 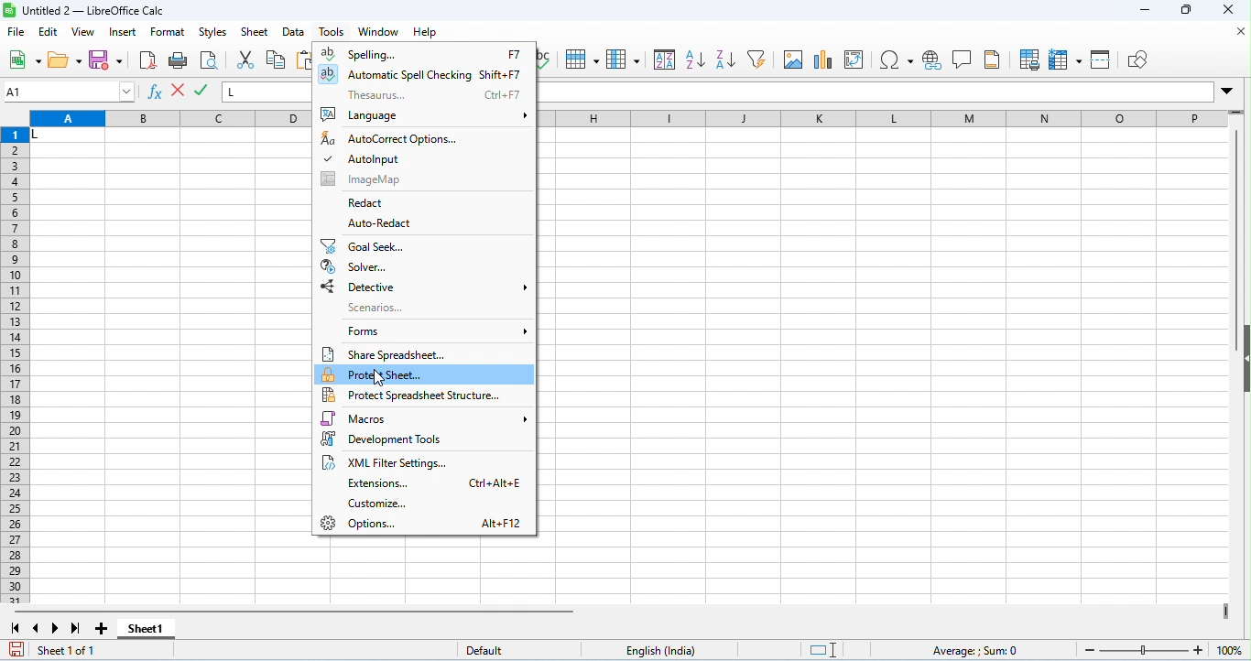 What do you see at coordinates (582, 60) in the screenshot?
I see `row` at bounding box center [582, 60].